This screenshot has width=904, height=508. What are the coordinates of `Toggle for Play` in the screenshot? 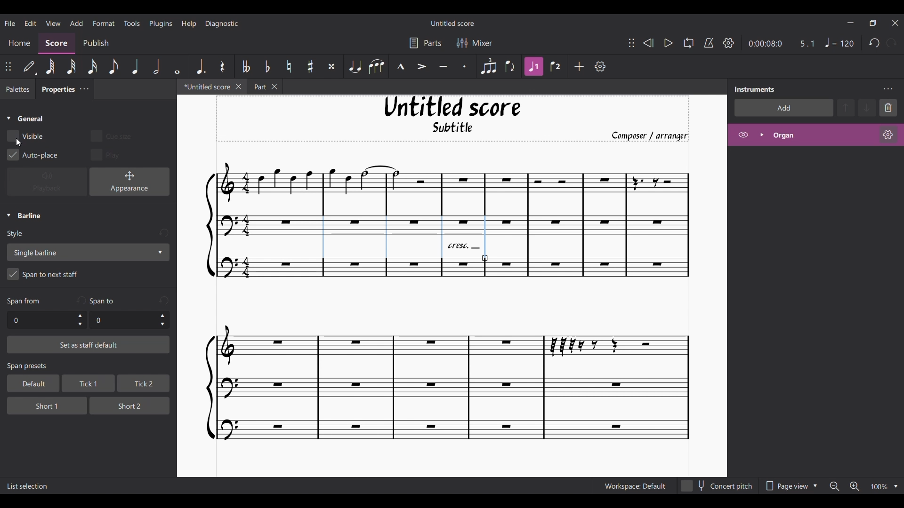 It's located at (106, 154).